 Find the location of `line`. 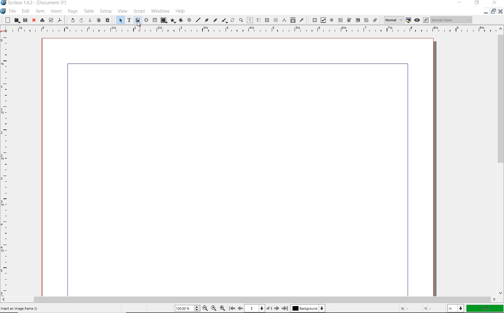

line is located at coordinates (198, 20).